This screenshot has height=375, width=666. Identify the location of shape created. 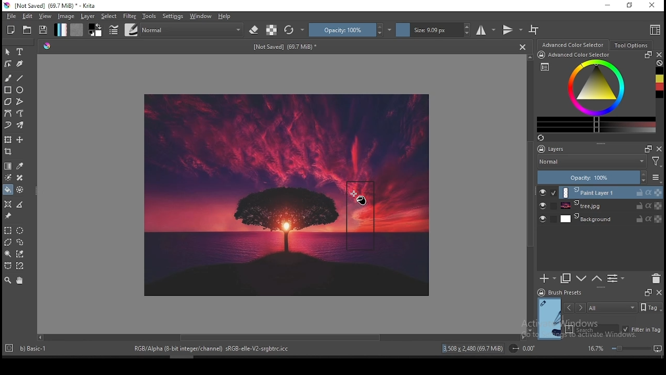
(364, 216).